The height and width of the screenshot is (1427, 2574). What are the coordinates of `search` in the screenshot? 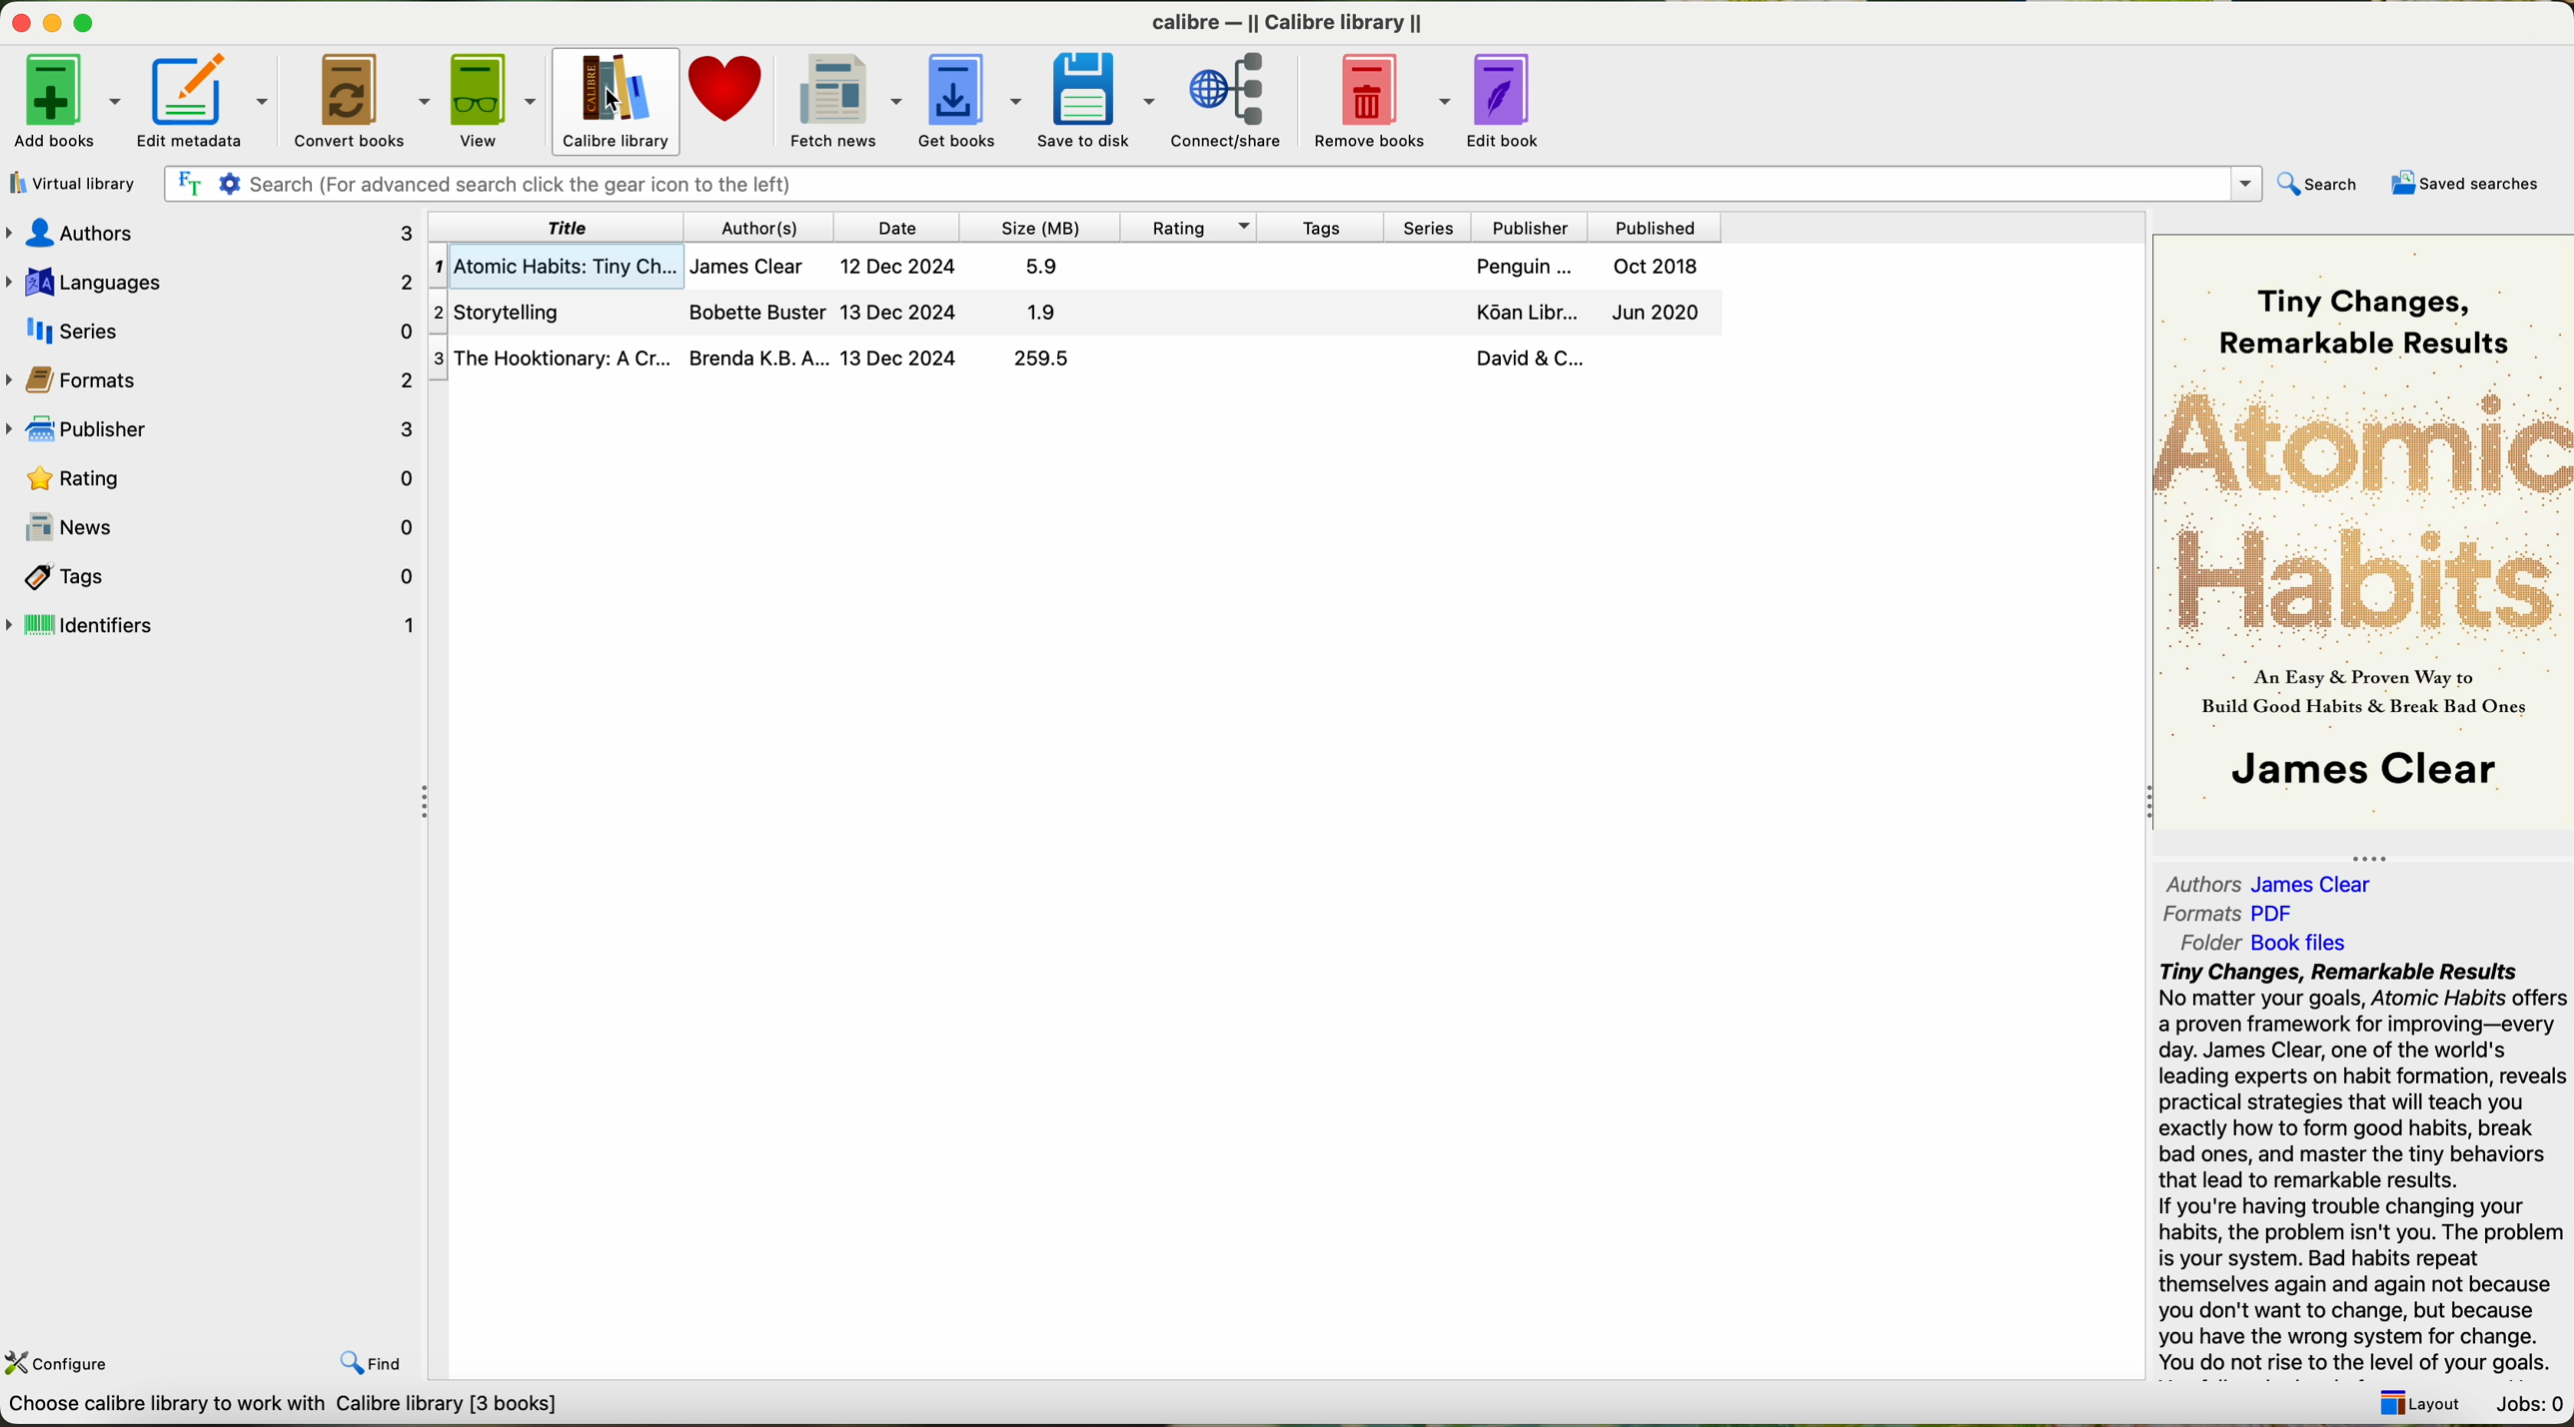 It's located at (2316, 186).